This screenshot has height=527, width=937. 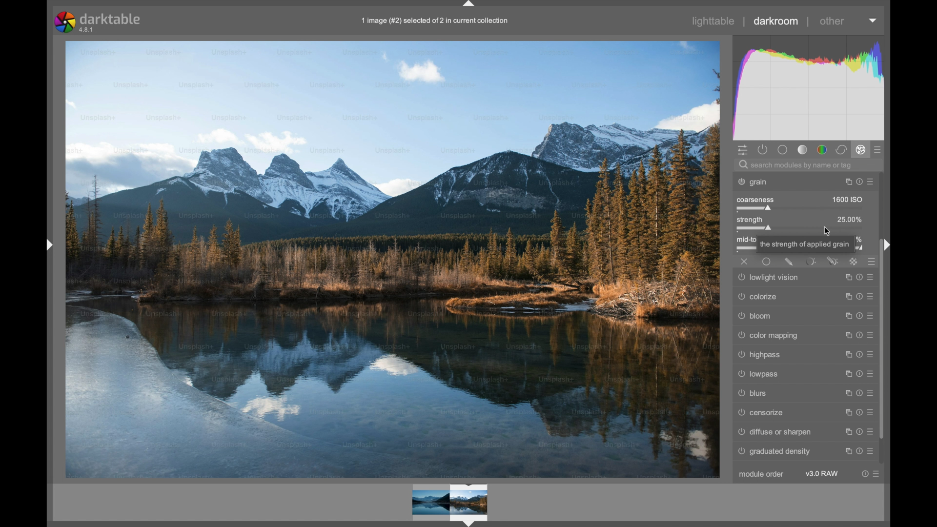 What do you see at coordinates (859, 278) in the screenshot?
I see `reset parameters` at bounding box center [859, 278].